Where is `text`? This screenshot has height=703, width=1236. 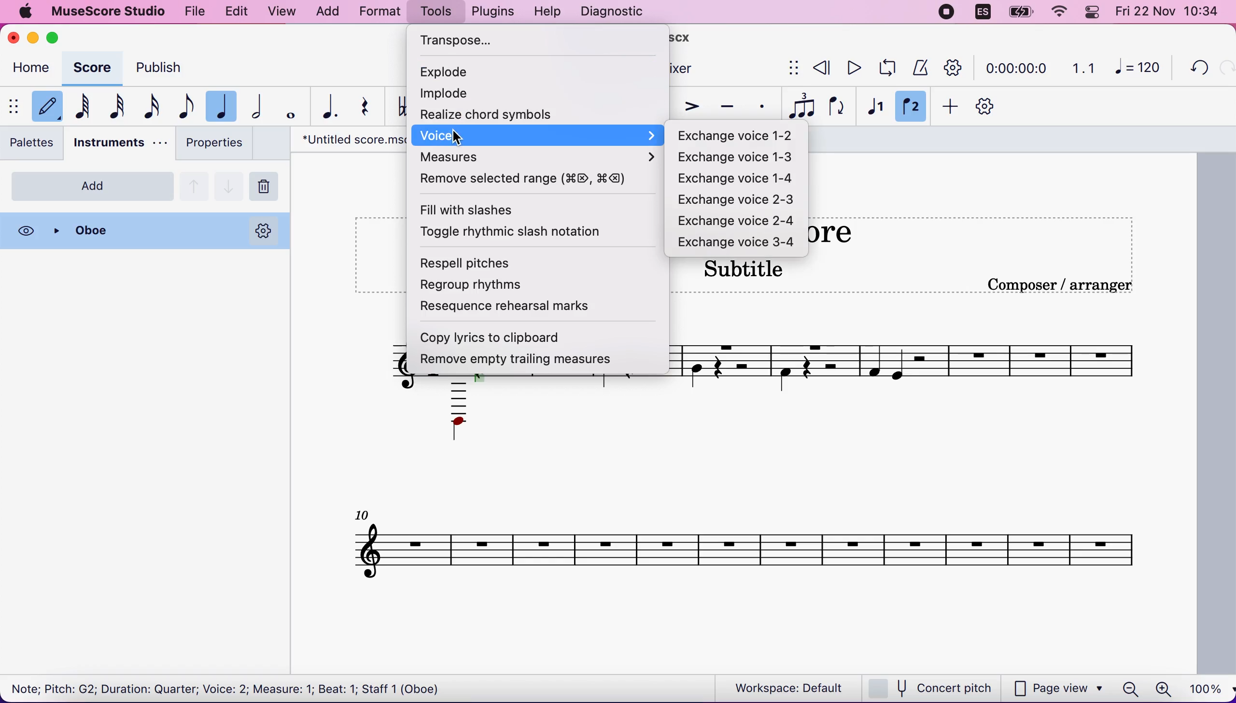
text is located at coordinates (1054, 284).